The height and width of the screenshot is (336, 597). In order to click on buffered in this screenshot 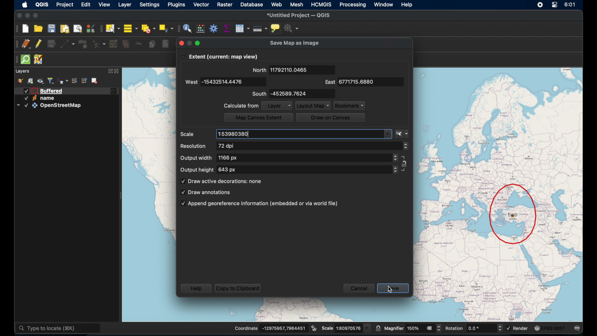, I will do `click(51, 91)`.